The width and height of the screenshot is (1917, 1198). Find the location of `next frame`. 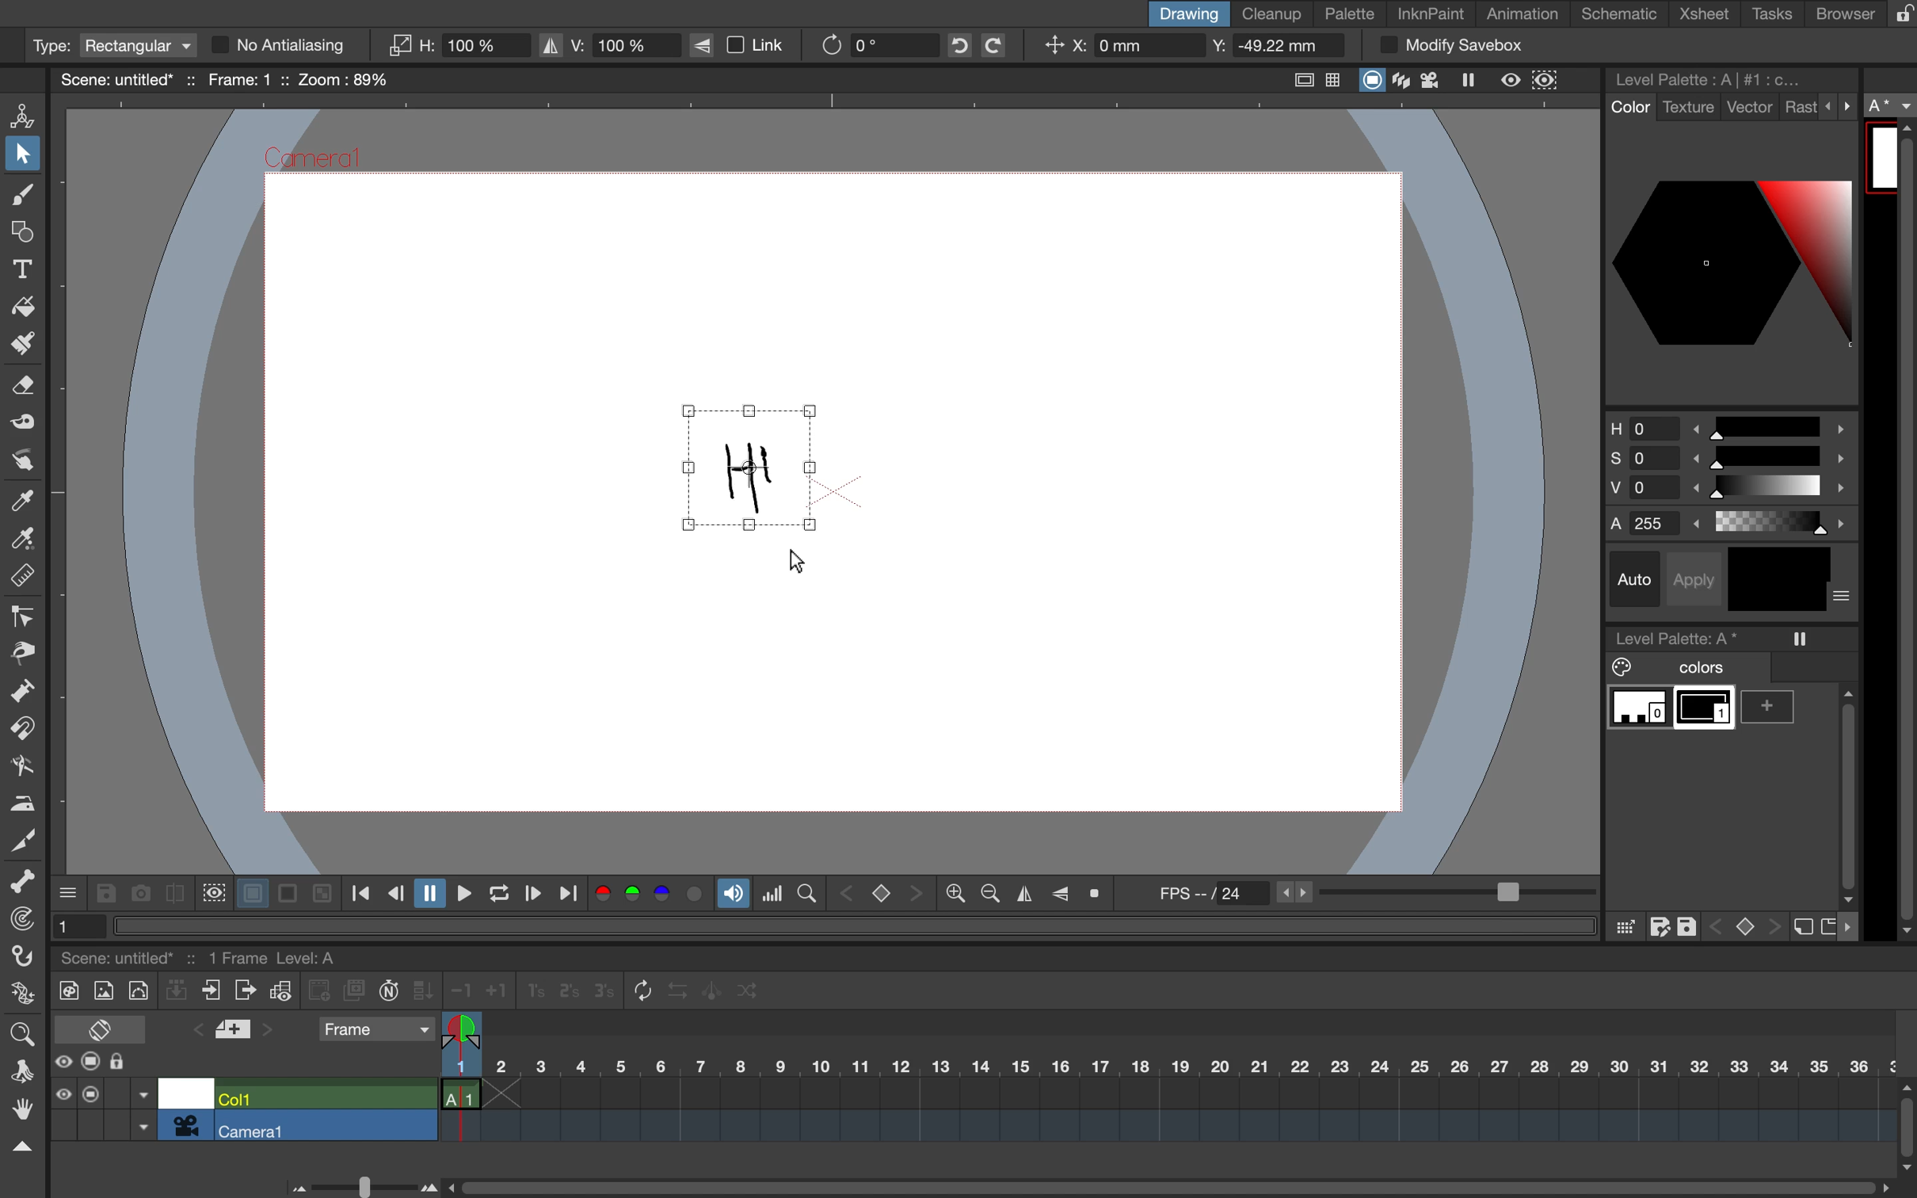

next frame is located at coordinates (532, 895).